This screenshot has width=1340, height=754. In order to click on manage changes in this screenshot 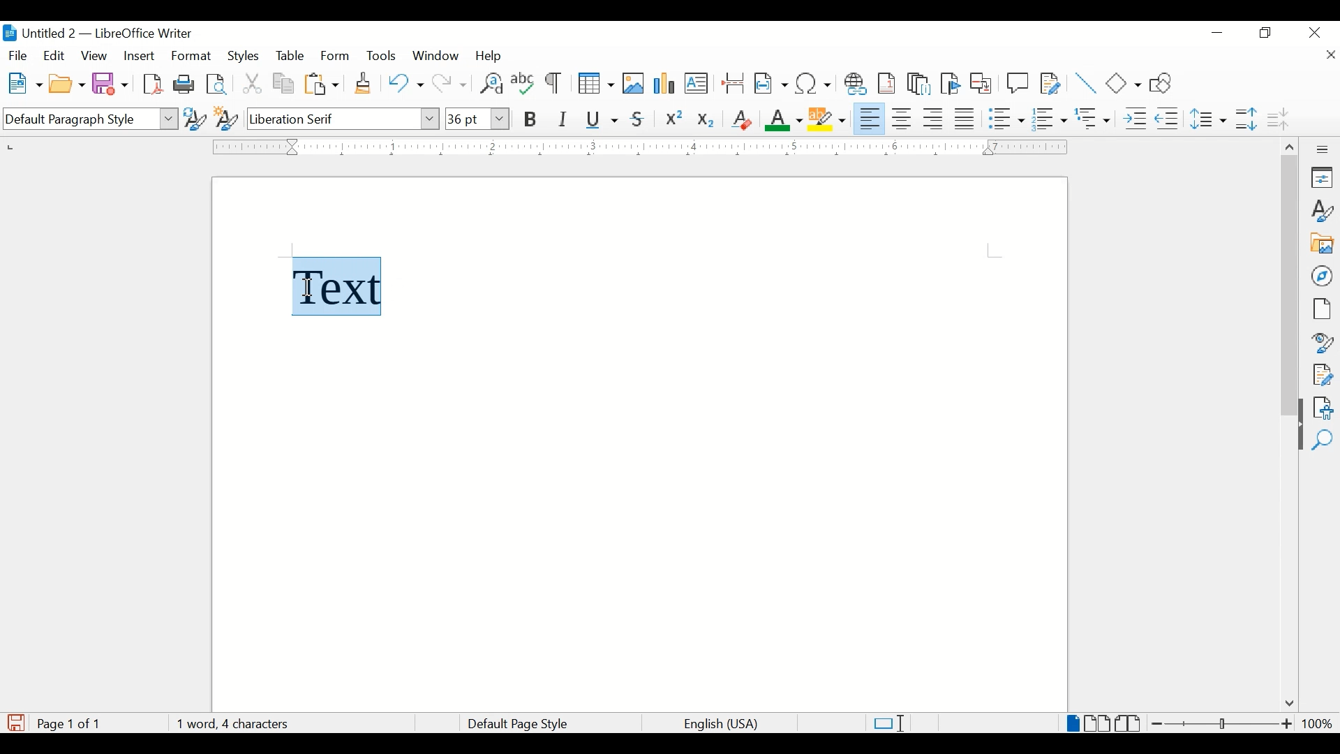, I will do `click(1323, 375)`.